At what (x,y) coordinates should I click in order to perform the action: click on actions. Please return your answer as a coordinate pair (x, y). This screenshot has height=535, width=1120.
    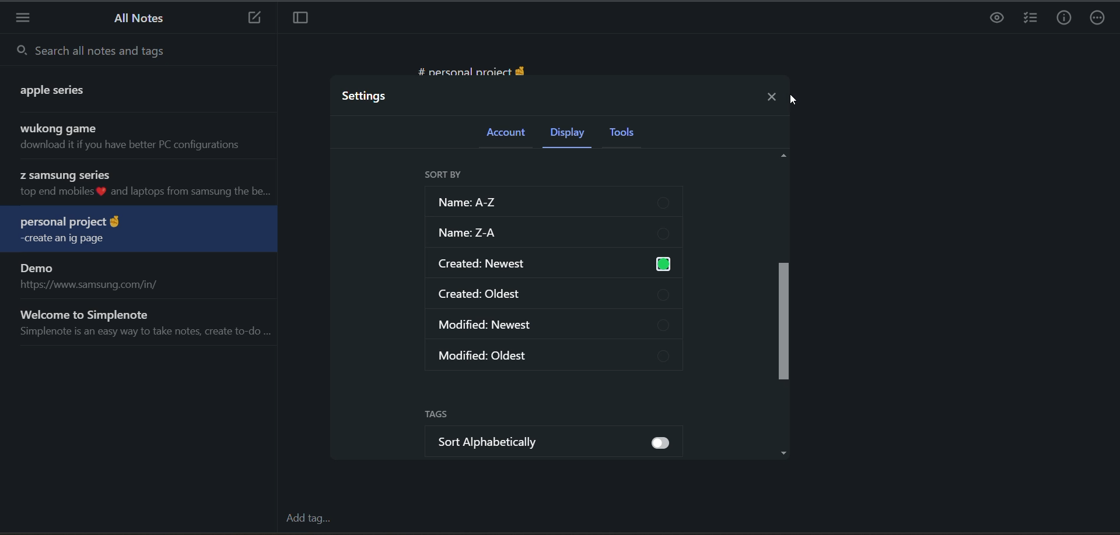
    Looking at the image, I should click on (1098, 19).